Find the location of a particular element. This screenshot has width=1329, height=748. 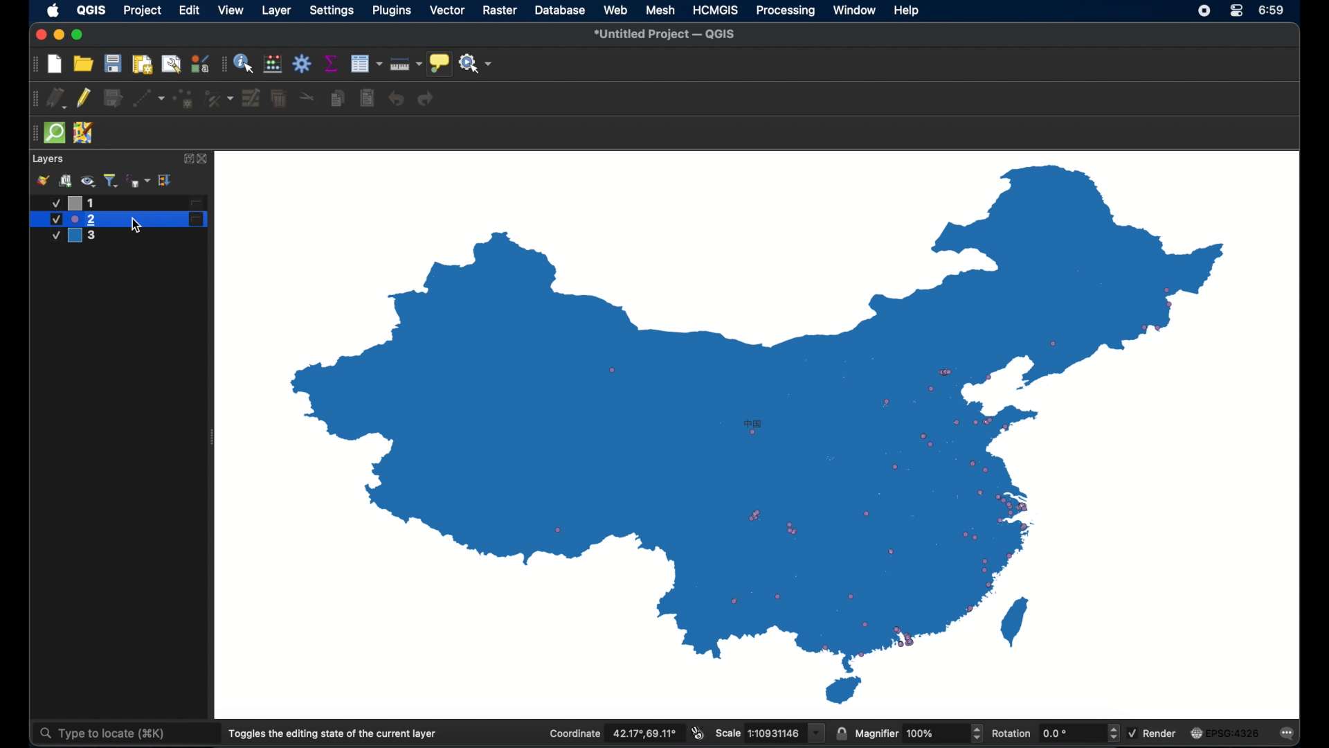

layers is located at coordinates (49, 159).